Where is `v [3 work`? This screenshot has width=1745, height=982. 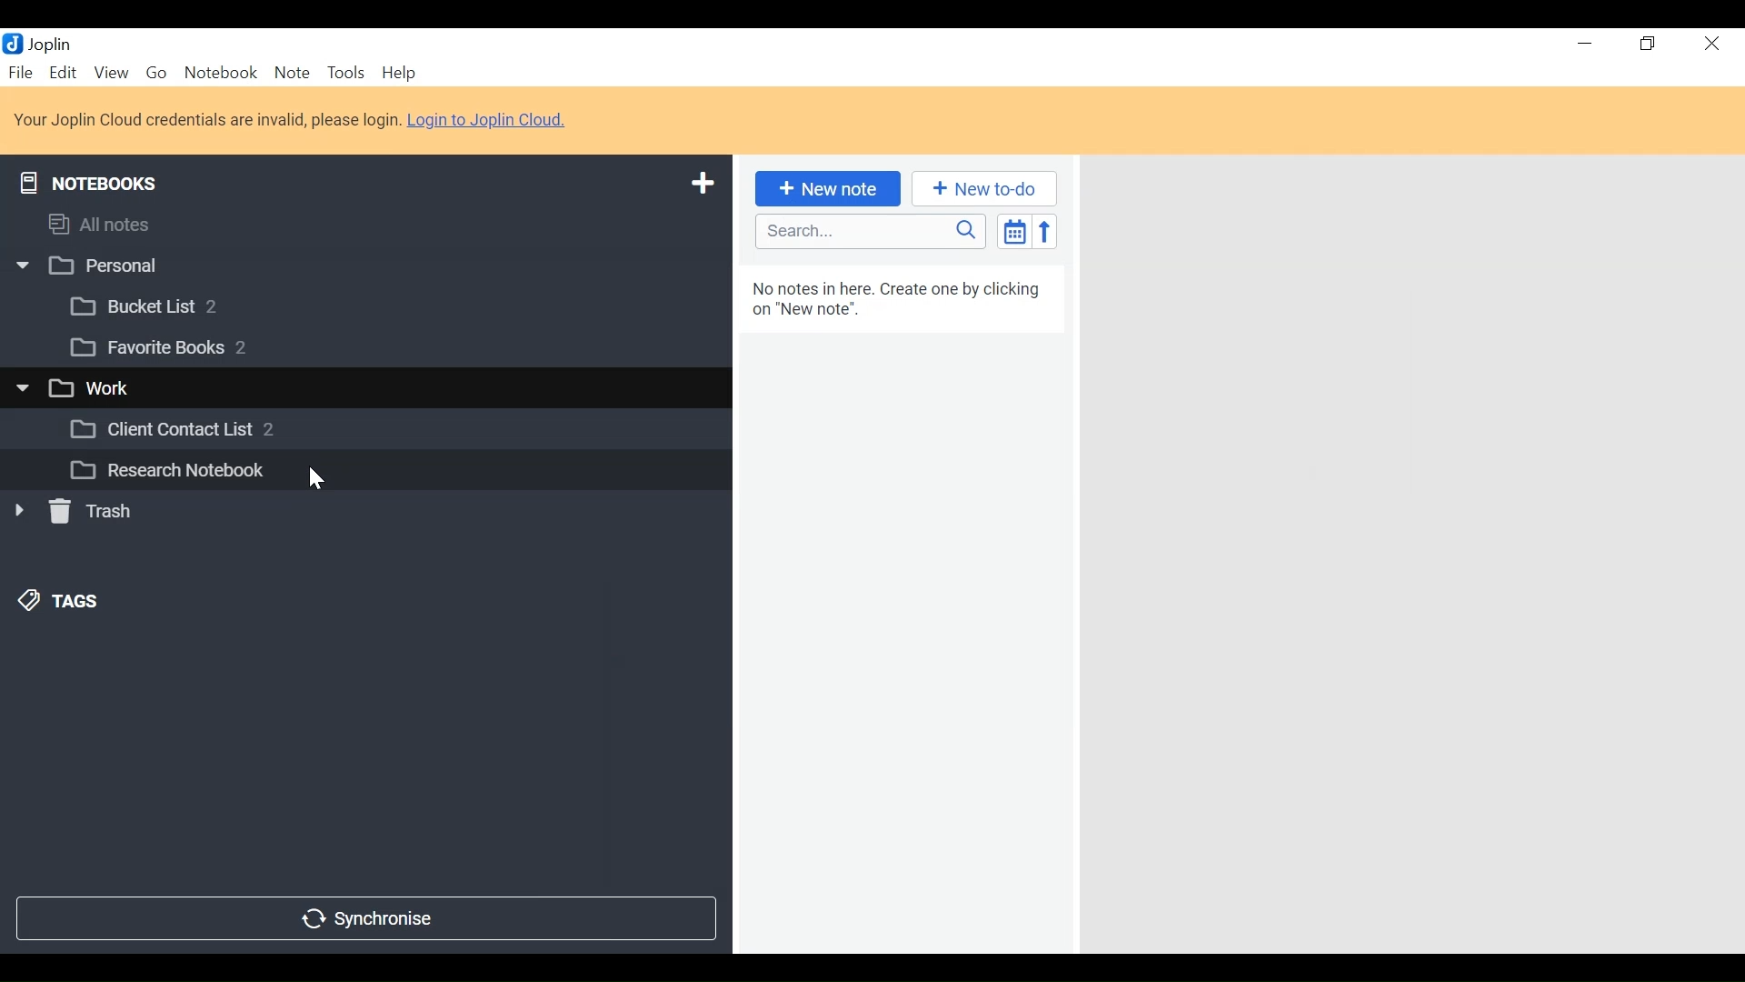
v [3 work is located at coordinates (94, 389).